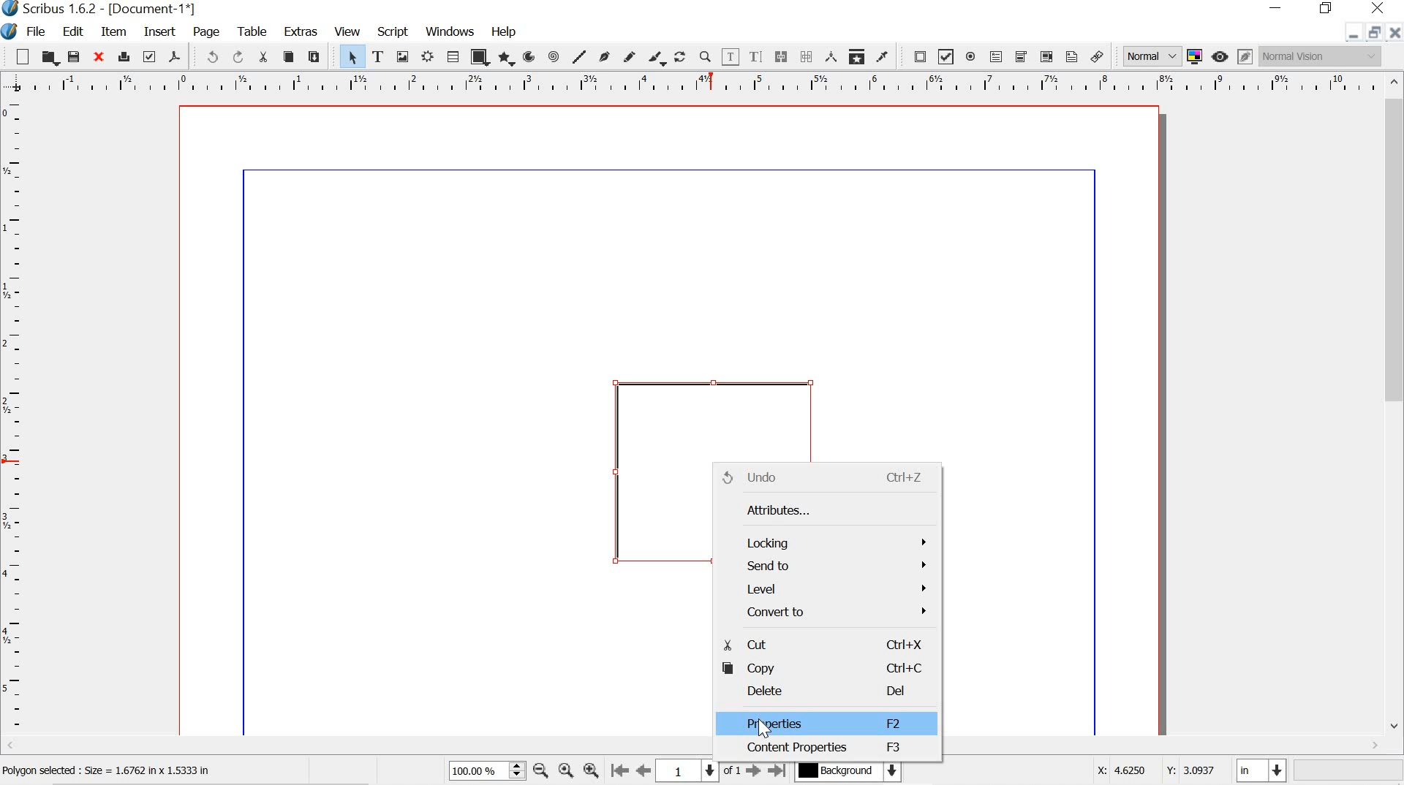 This screenshot has height=785, width=1404. Describe the element at coordinates (97, 56) in the screenshot. I see `close` at that location.